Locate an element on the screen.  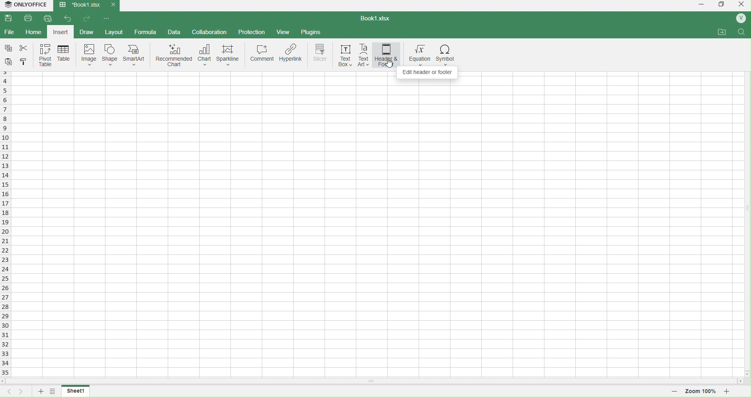
rows is located at coordinates (5, 223).